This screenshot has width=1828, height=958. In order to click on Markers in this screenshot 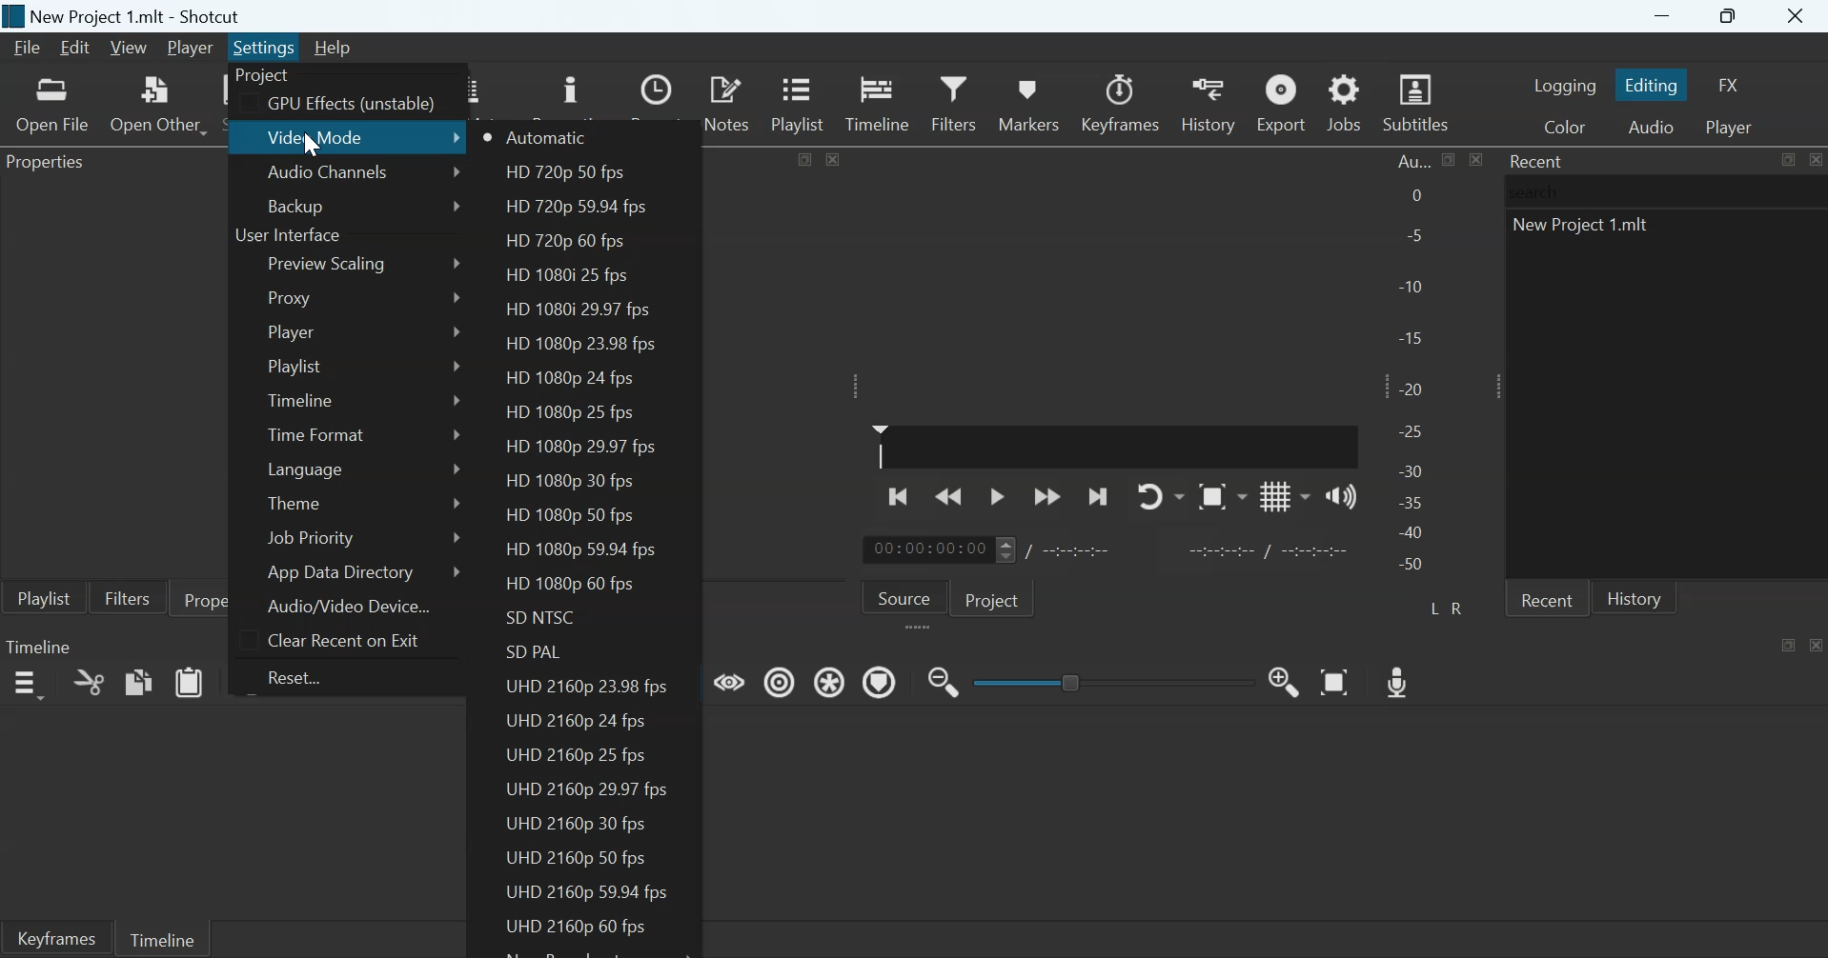, I will do `click(1027, 102)`.